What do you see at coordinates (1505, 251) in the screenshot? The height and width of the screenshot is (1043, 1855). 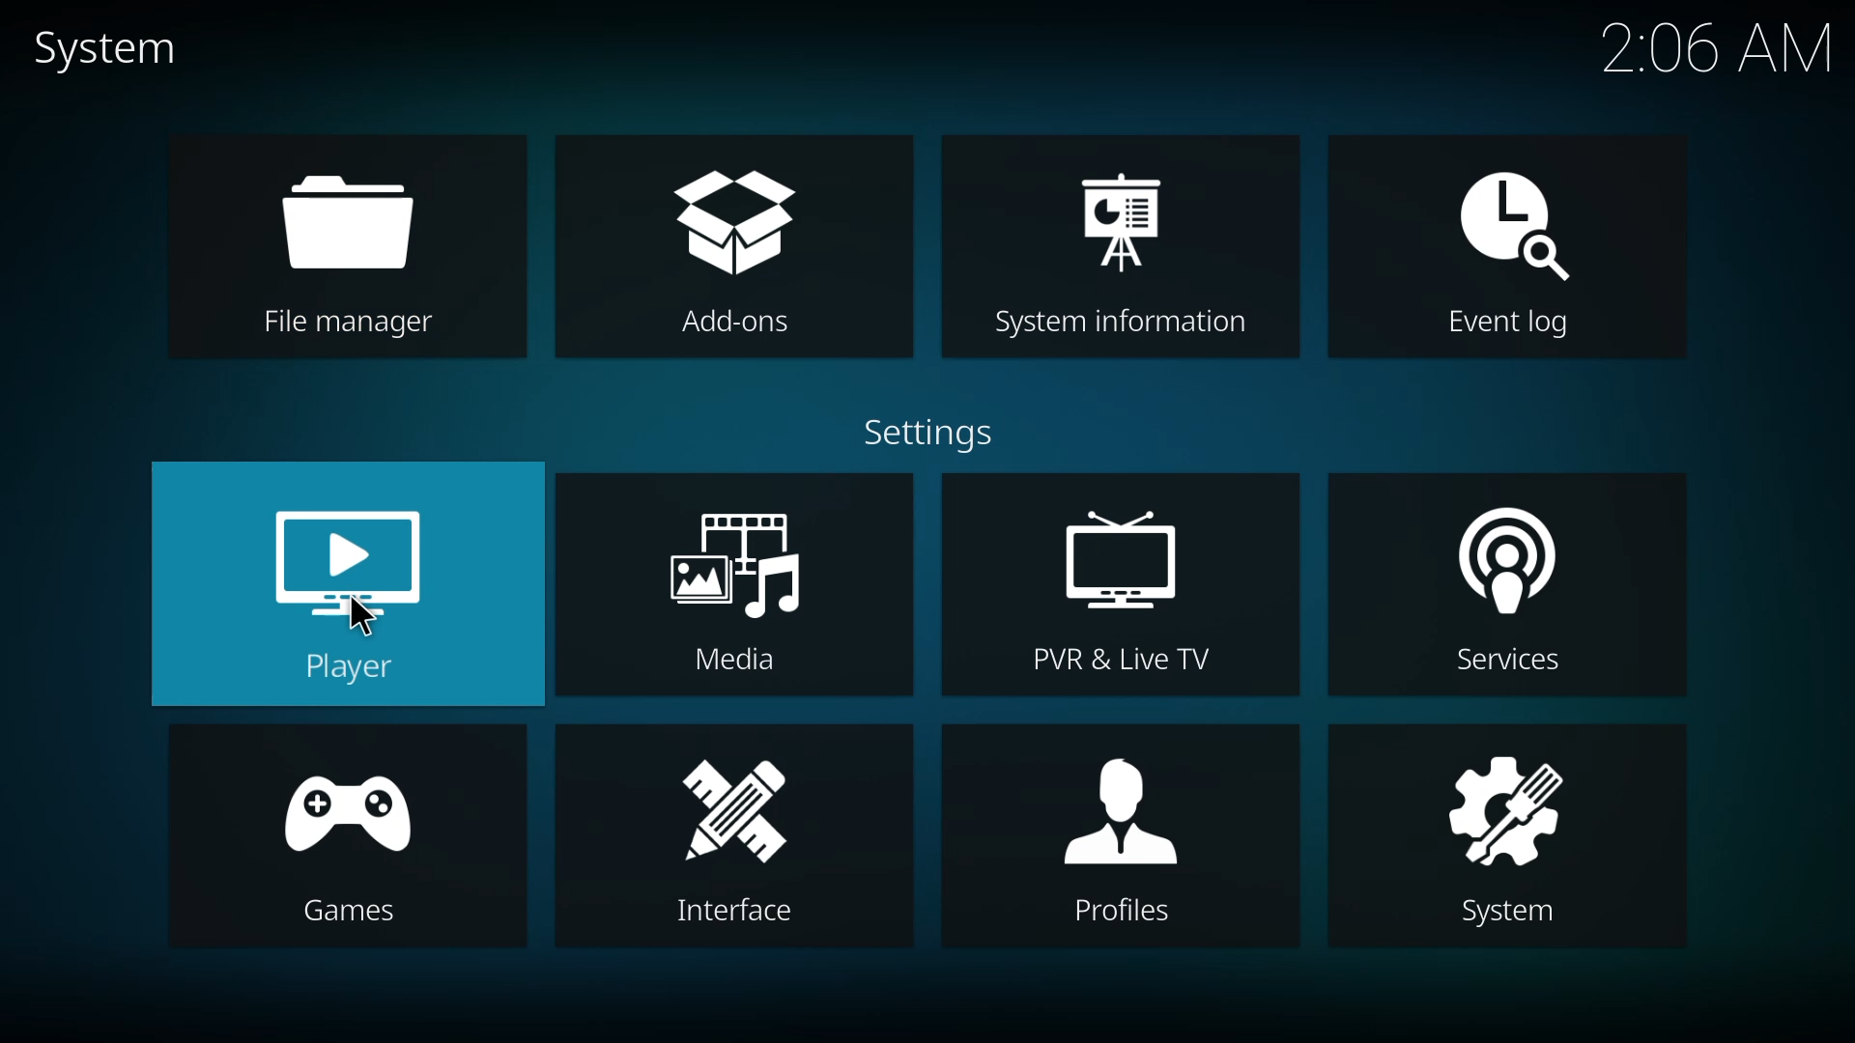 I see `event log` at bounding box center [1505, 251].